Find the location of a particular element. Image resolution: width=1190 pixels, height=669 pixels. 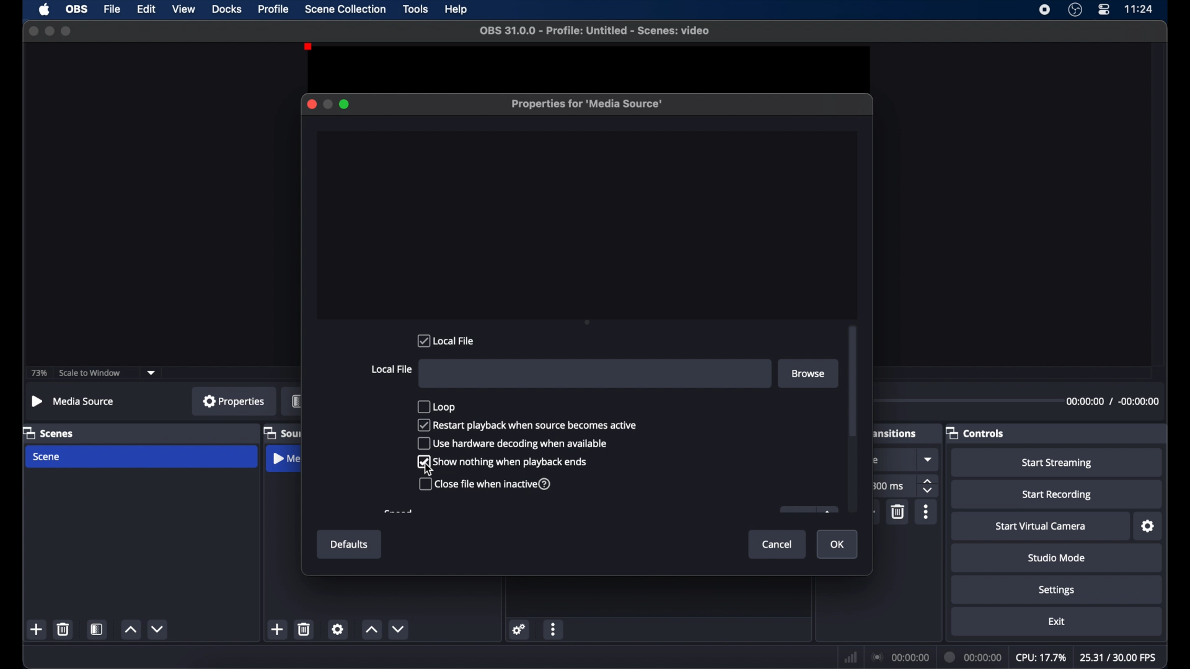

start streaming is located at coordinates (1059, 463).